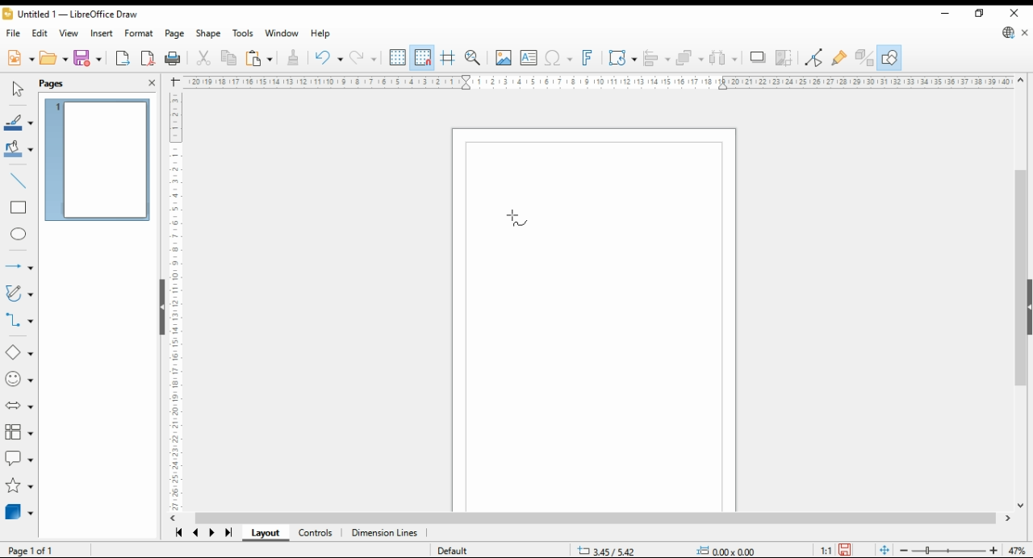 Image resolution: width=1033 pixels, height=558 pixels. What do you see at coordinates (19, 148) in the screenshot?
I see `fill color` at bounding box center [19, 148].